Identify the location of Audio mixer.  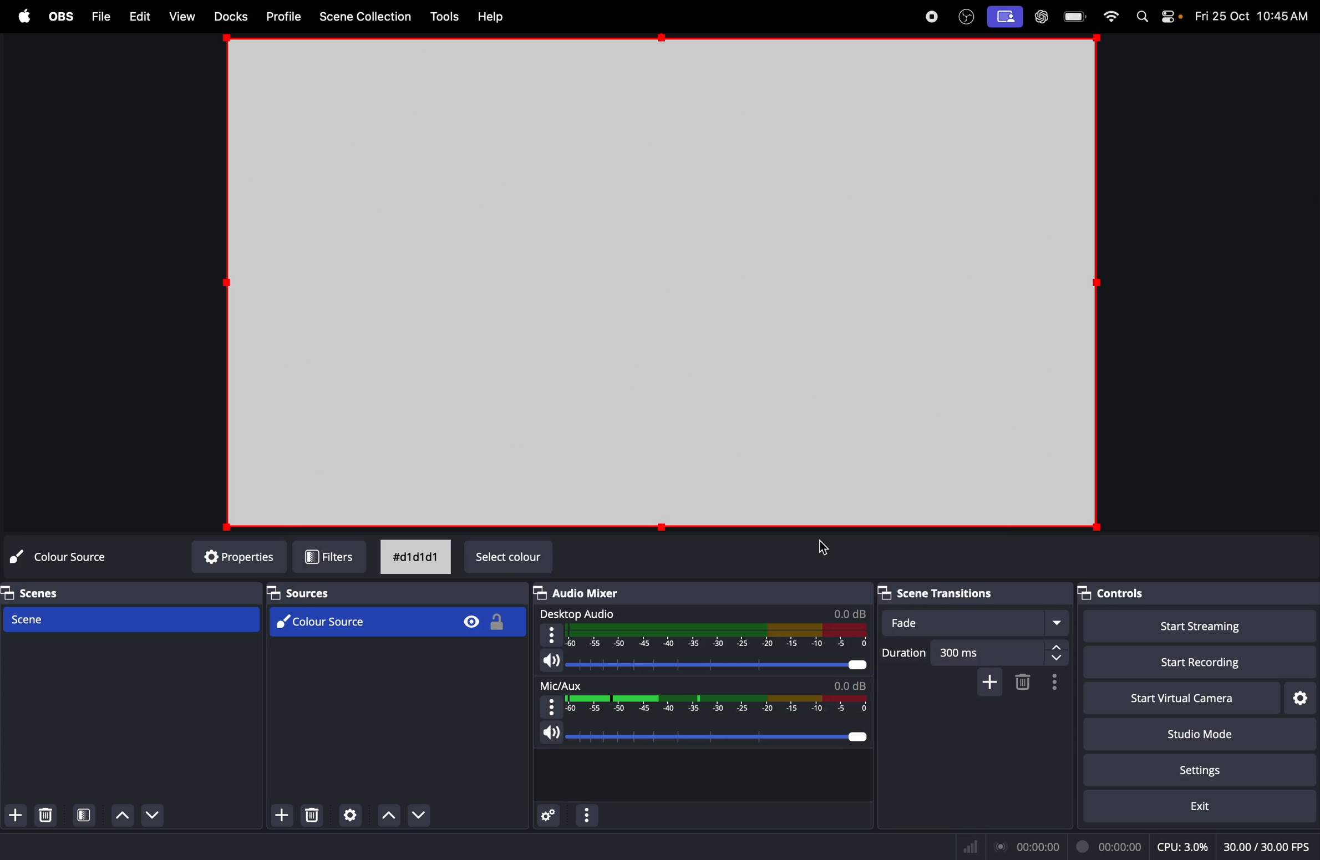
(580, 593).